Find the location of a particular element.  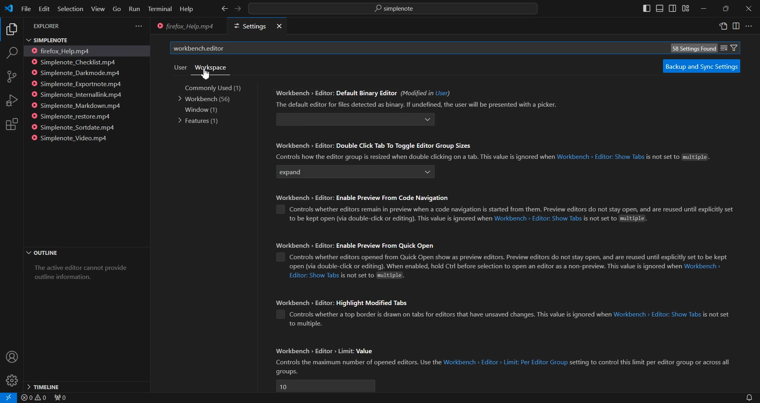

No notification is located at coordinates (748, 397).